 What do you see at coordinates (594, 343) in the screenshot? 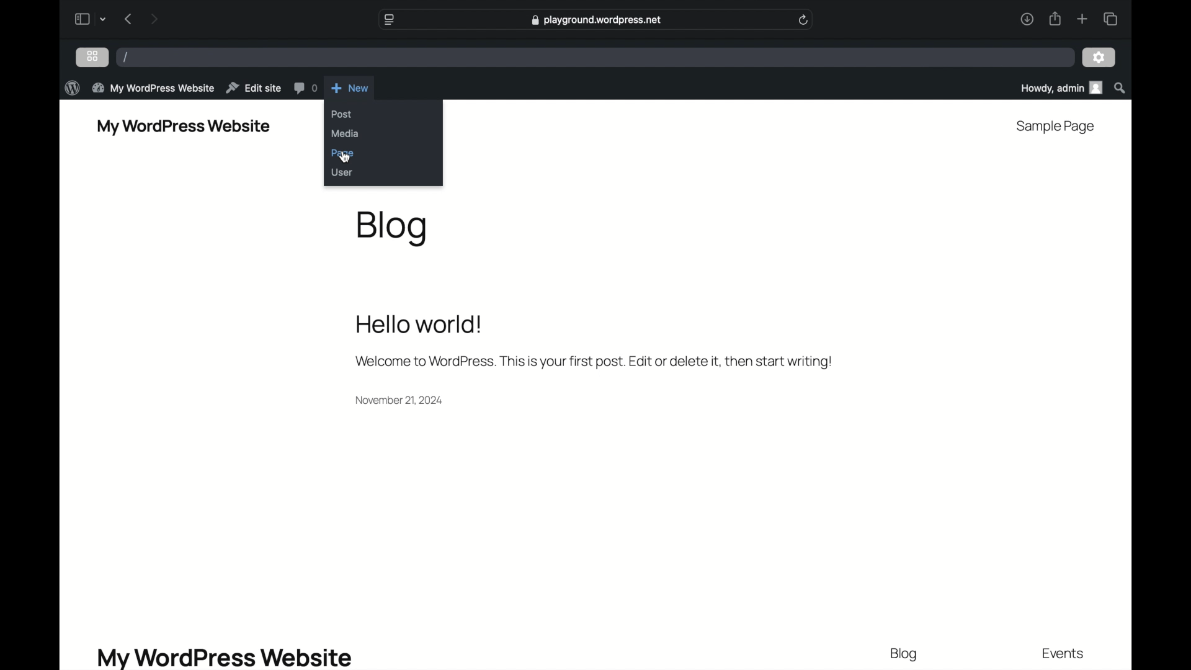
I see `welcome message` at bounding box center [594, 343].